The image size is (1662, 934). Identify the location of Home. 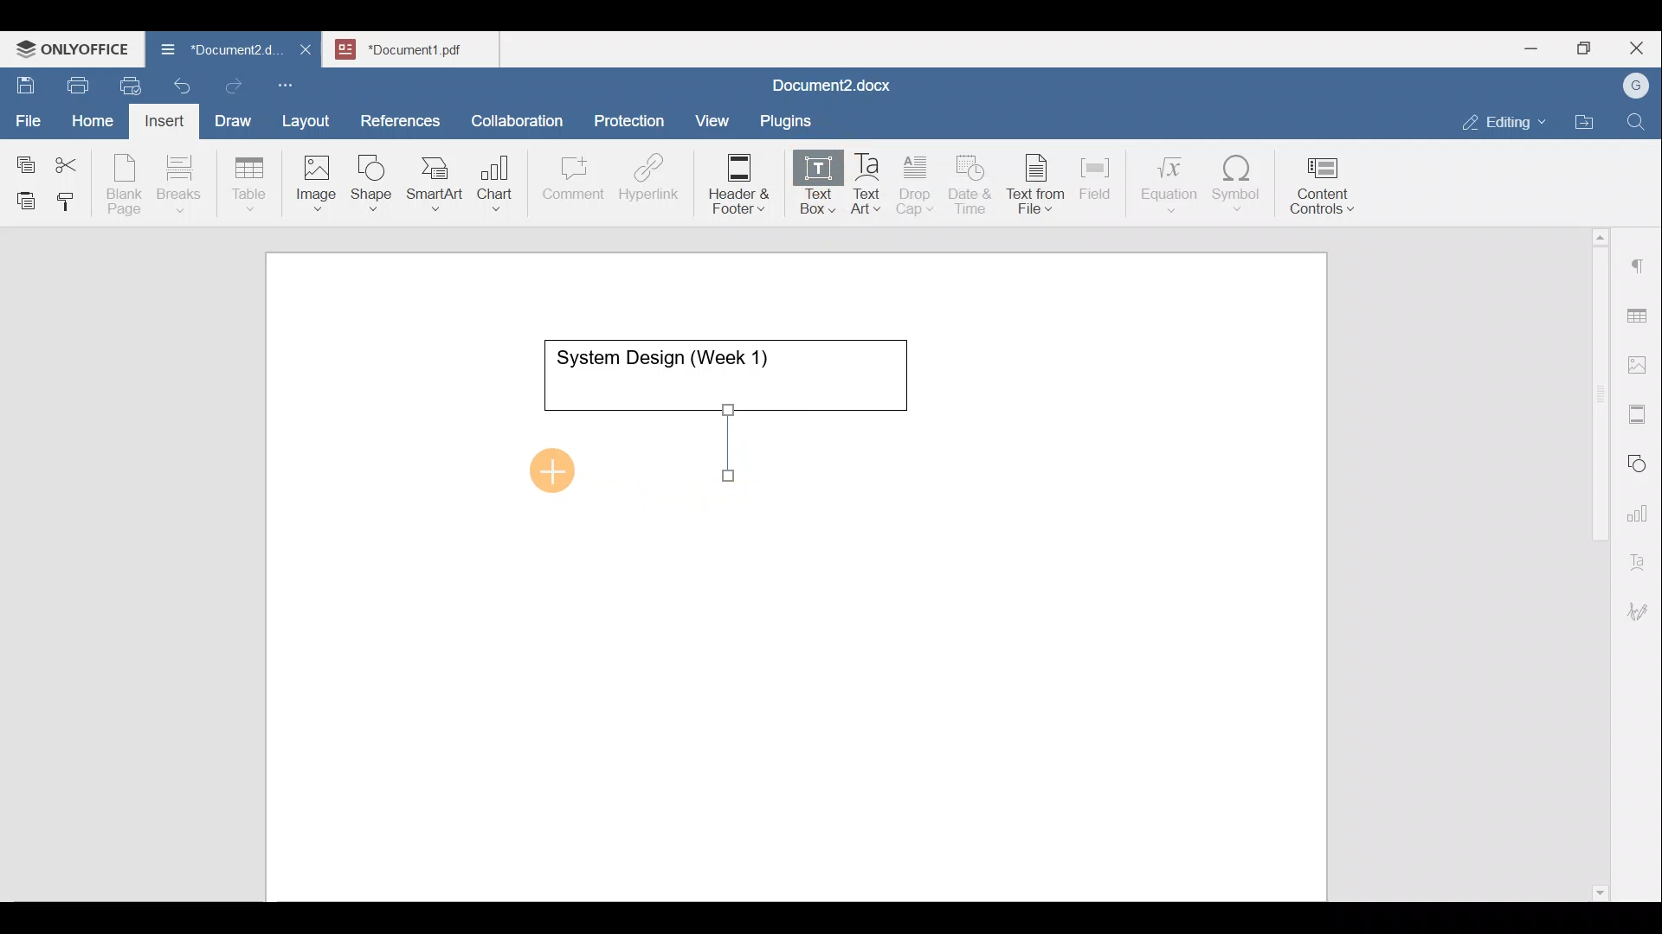
(93, 119).